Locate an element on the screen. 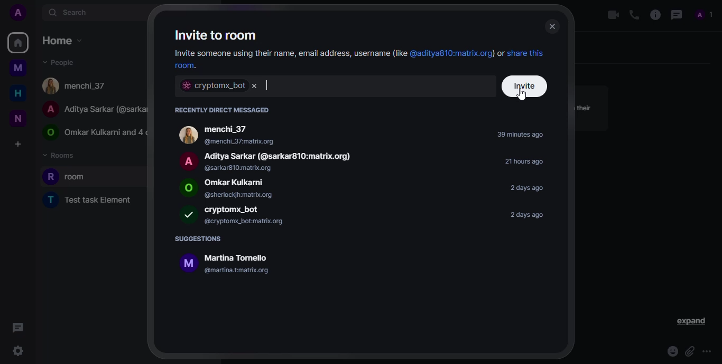 The height and width of the screenshot is (364, 722). people is located at coordinates (248, 181).